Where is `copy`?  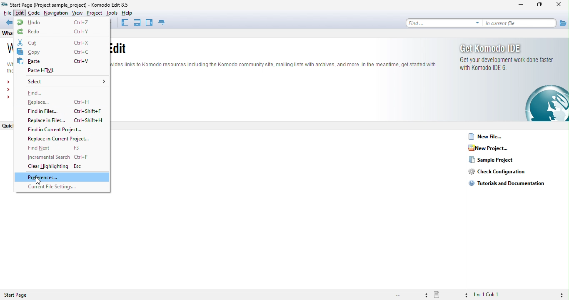
copy is located at coordinates (60, 52).